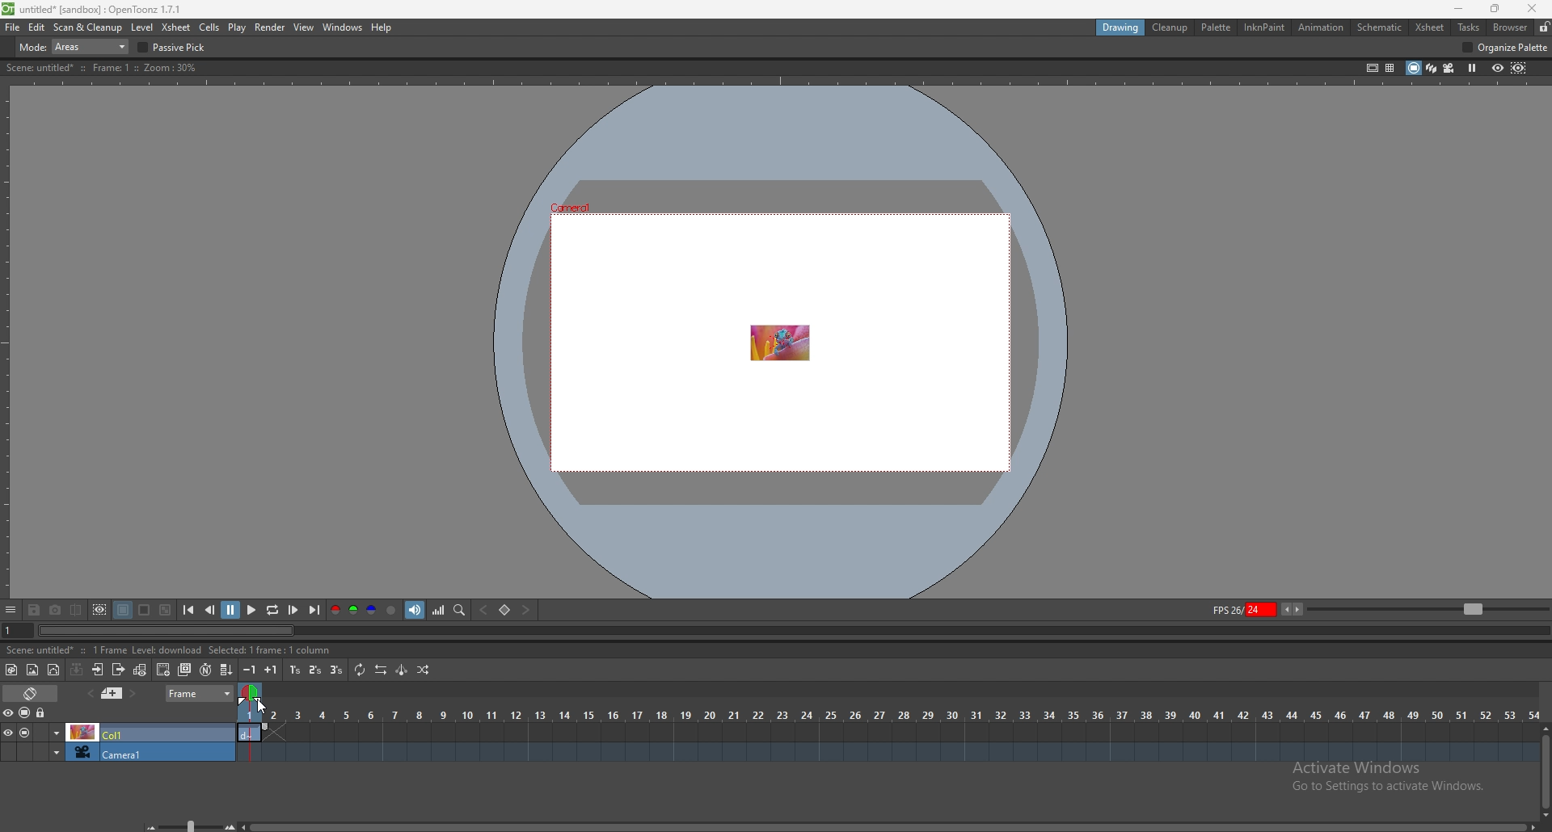  What do you see at coordinates (175, 48) in the screenshot?
I see `passive pick` at bounding box center [175, 48].